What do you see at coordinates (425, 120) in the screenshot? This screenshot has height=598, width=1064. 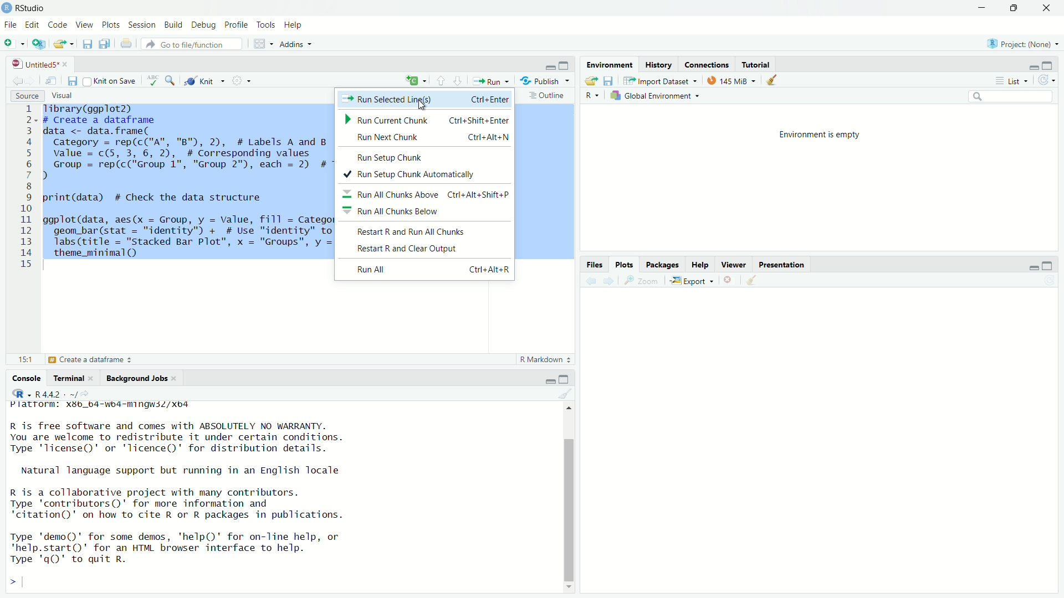 I see `» Run Current Chunk ~~ Ctrl+Shift+Enter` at bounding box center [425, 120].